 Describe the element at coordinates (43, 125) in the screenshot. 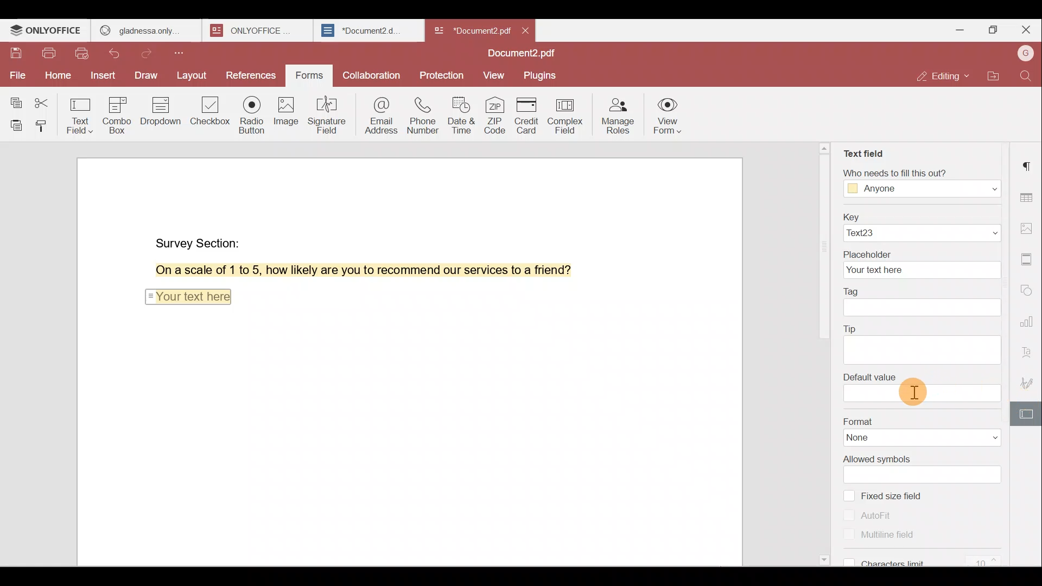

I see `Copy style` at that location.